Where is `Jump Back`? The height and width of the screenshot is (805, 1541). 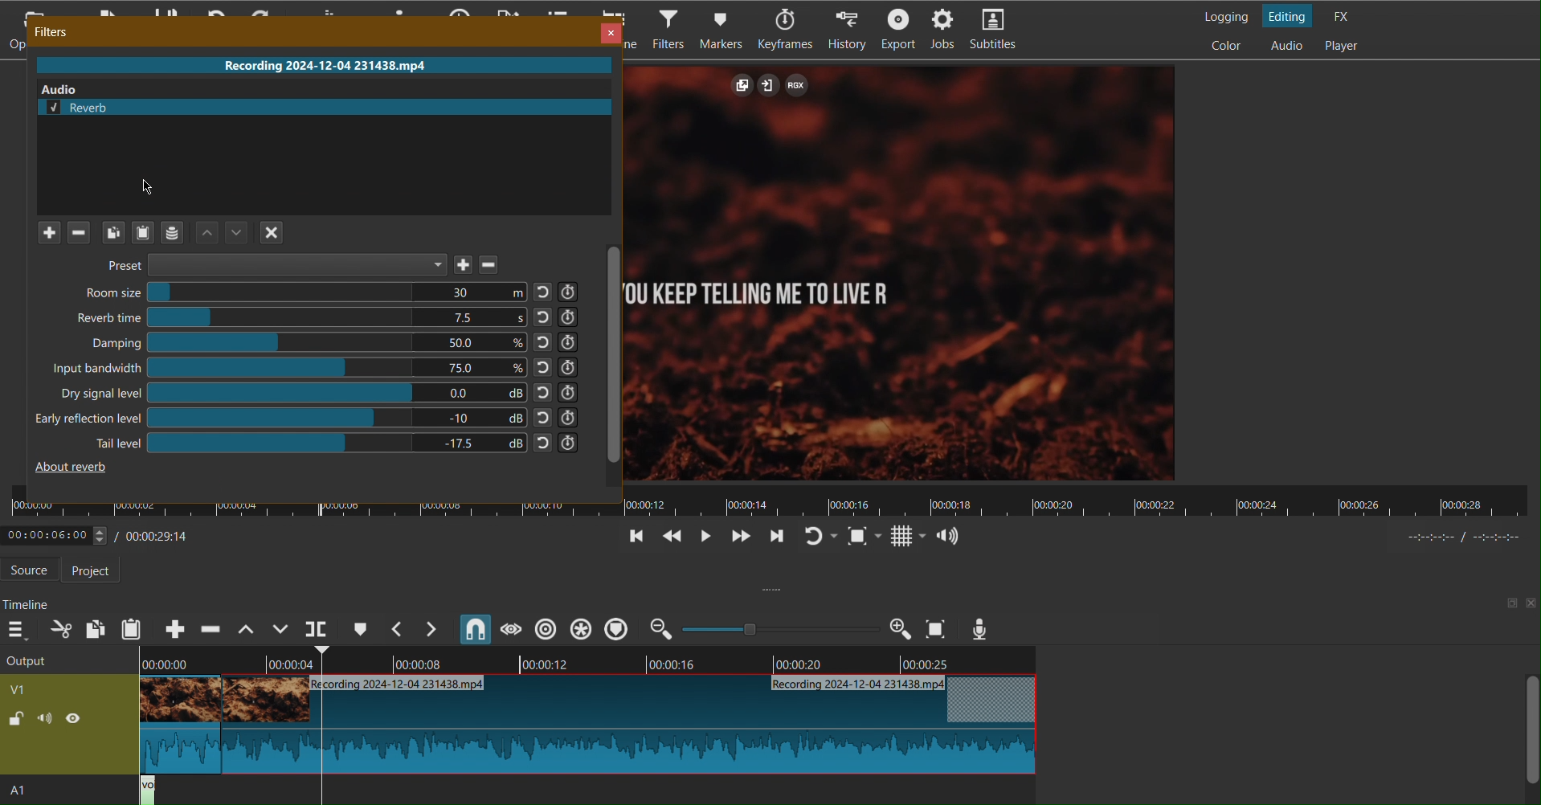 Jump Back is located at coordinates (636, 537).